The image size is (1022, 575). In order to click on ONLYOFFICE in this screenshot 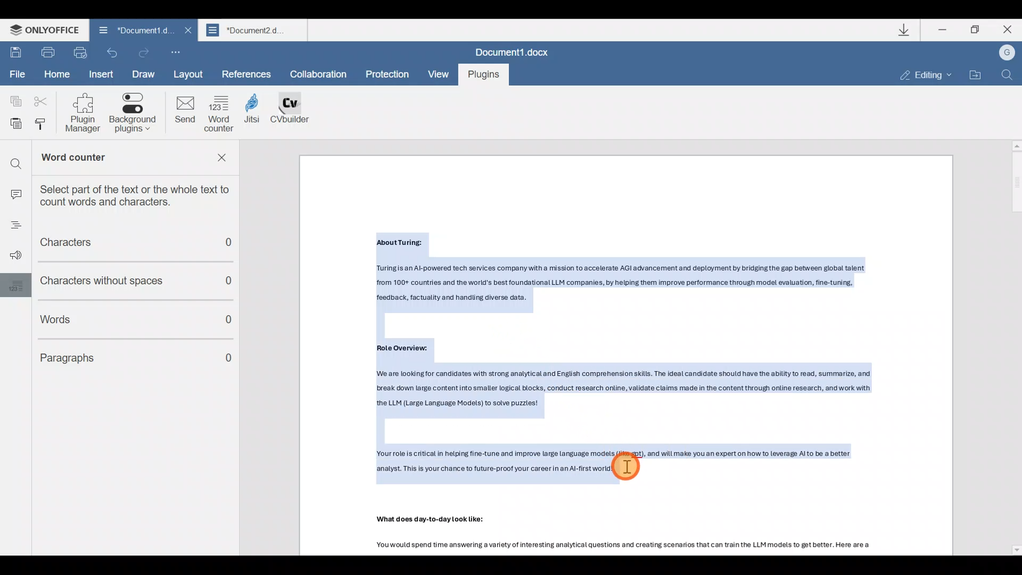, I will do `click(40, 30)`.